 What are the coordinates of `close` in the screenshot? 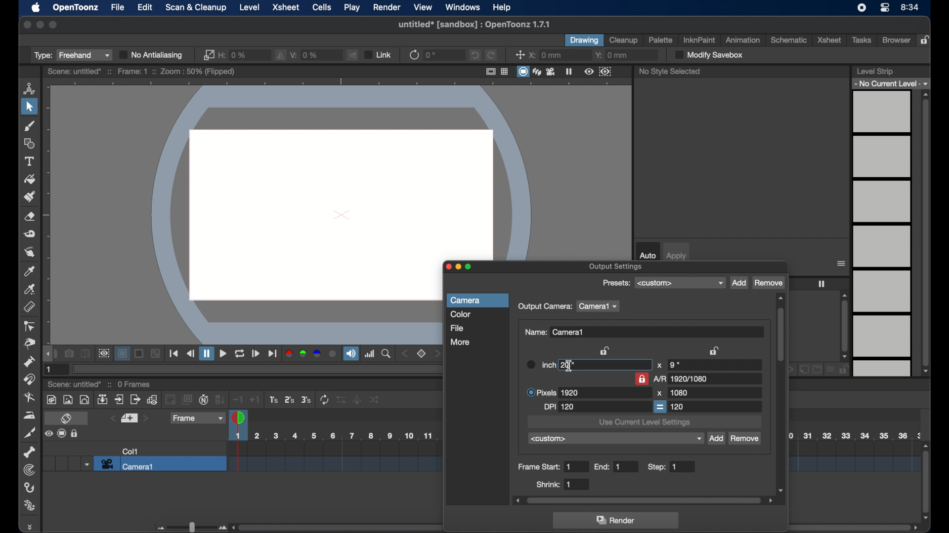 It's located at (26, 25).